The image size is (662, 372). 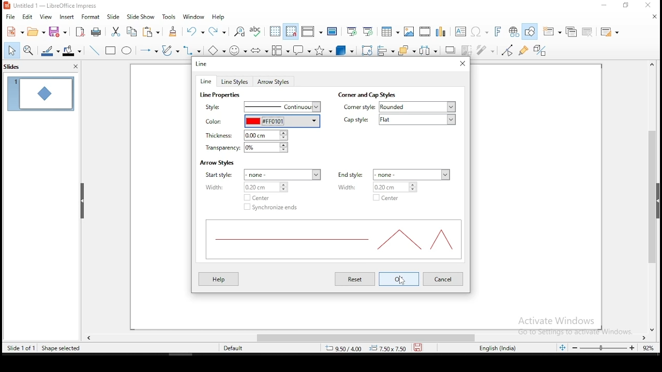 I want to click on lines and arrows, so click(x=151, y=52).